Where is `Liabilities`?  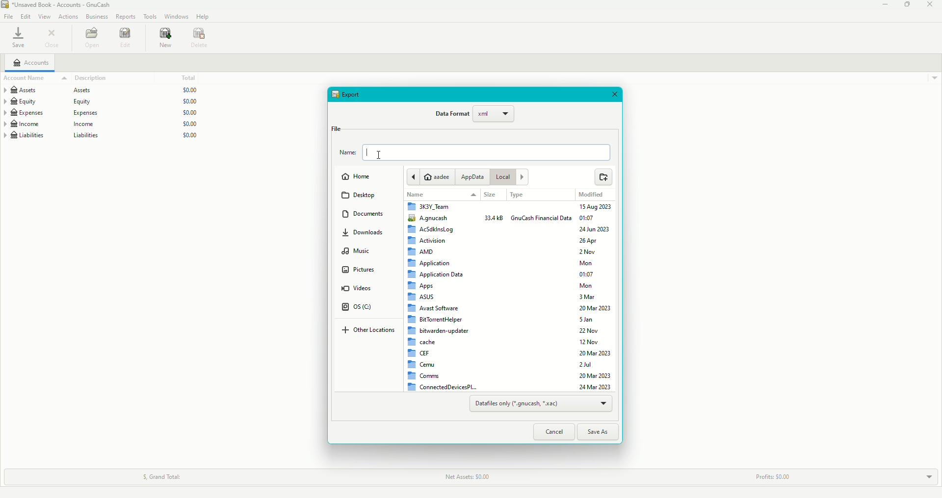 Liabilities is located at coordinates (103, 137).